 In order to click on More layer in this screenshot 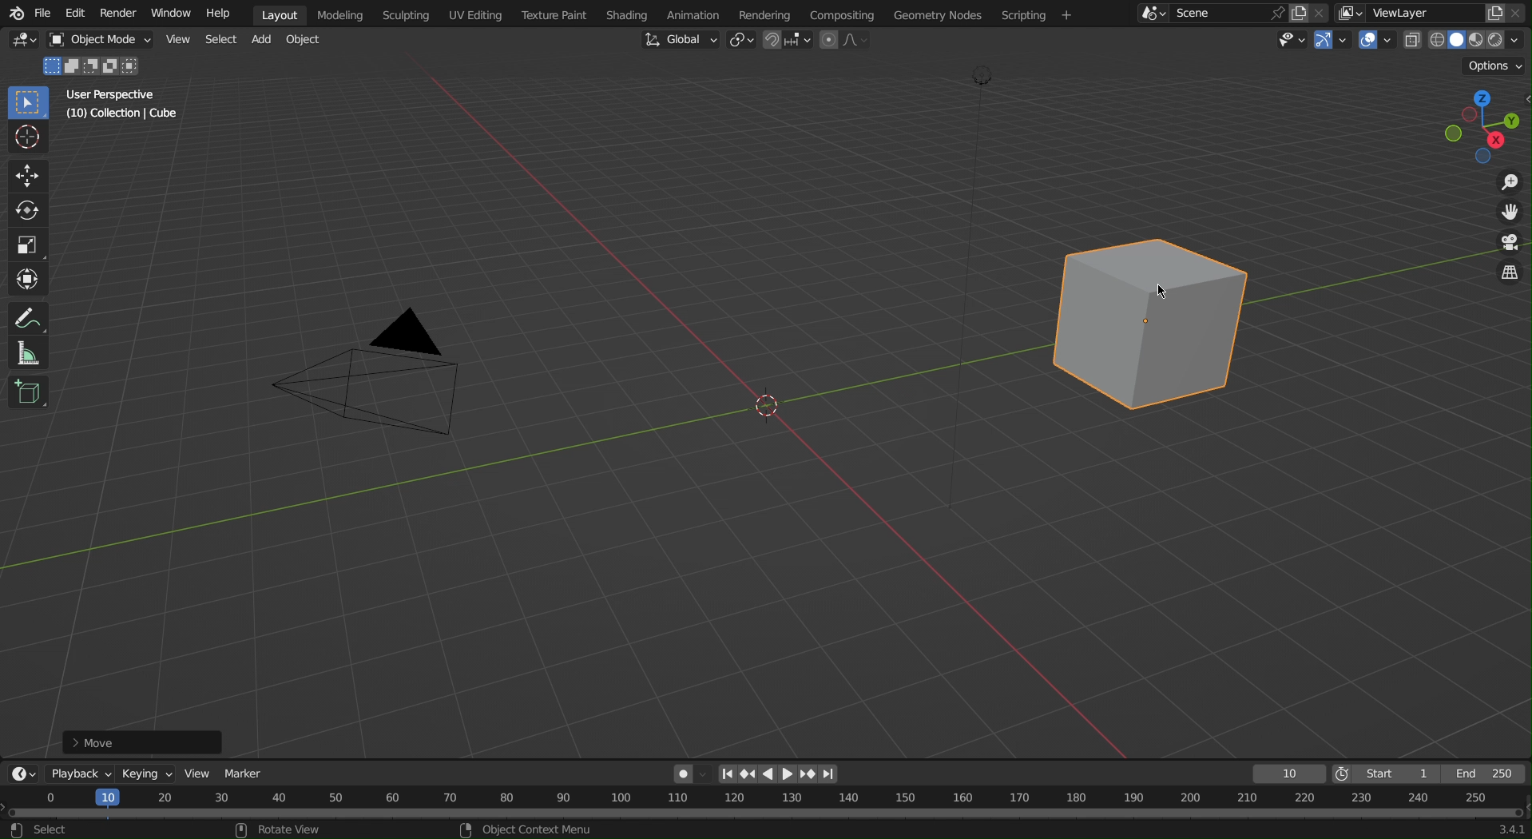, I will do `click(1351, 14)`.